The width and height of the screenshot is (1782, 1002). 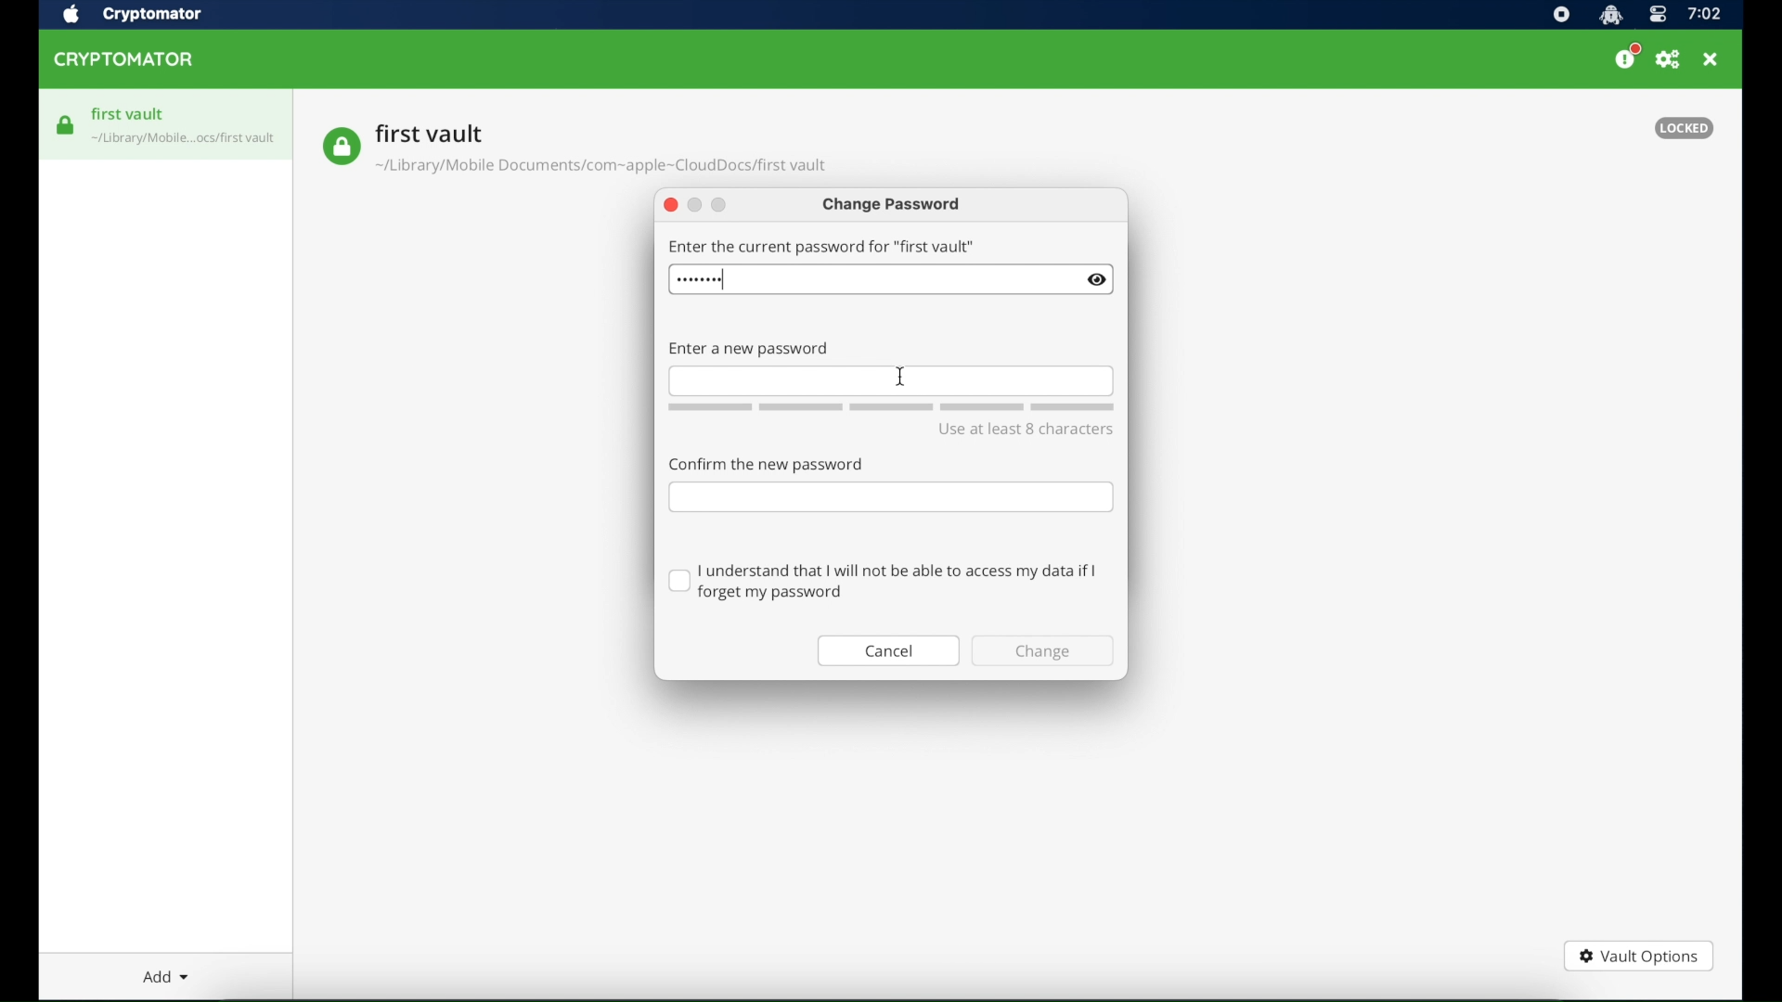 What do you see at coordinates (748, 350) in the screenshot?
I see `enter new password ` at bounding box center [748, 350].